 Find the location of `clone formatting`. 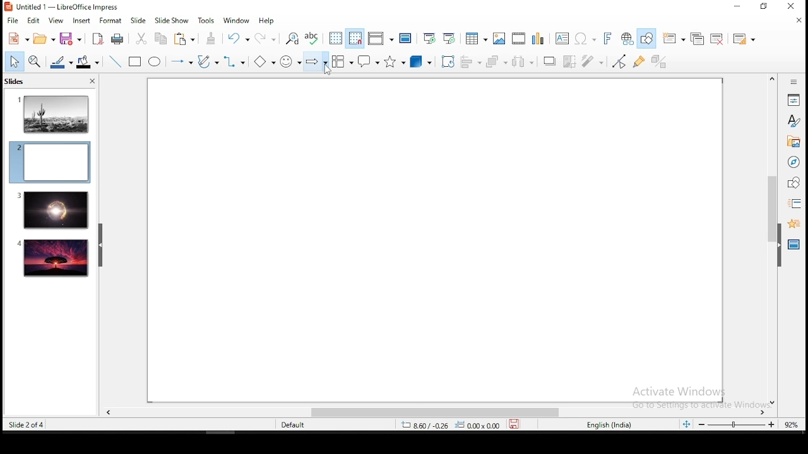

clone formatting is located at coordinates (211, 38).